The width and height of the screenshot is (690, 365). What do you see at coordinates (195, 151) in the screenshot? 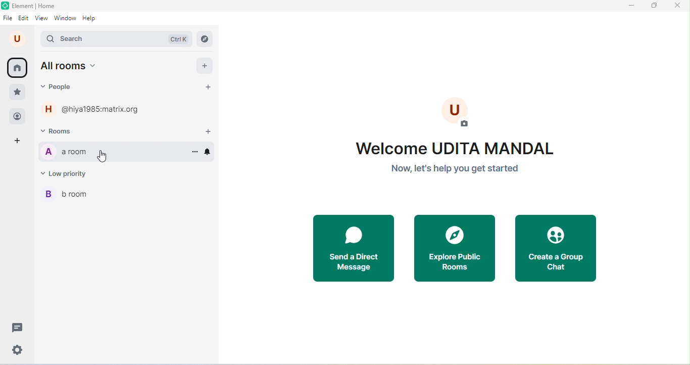
I see `options` at bounding box center [195, 151].